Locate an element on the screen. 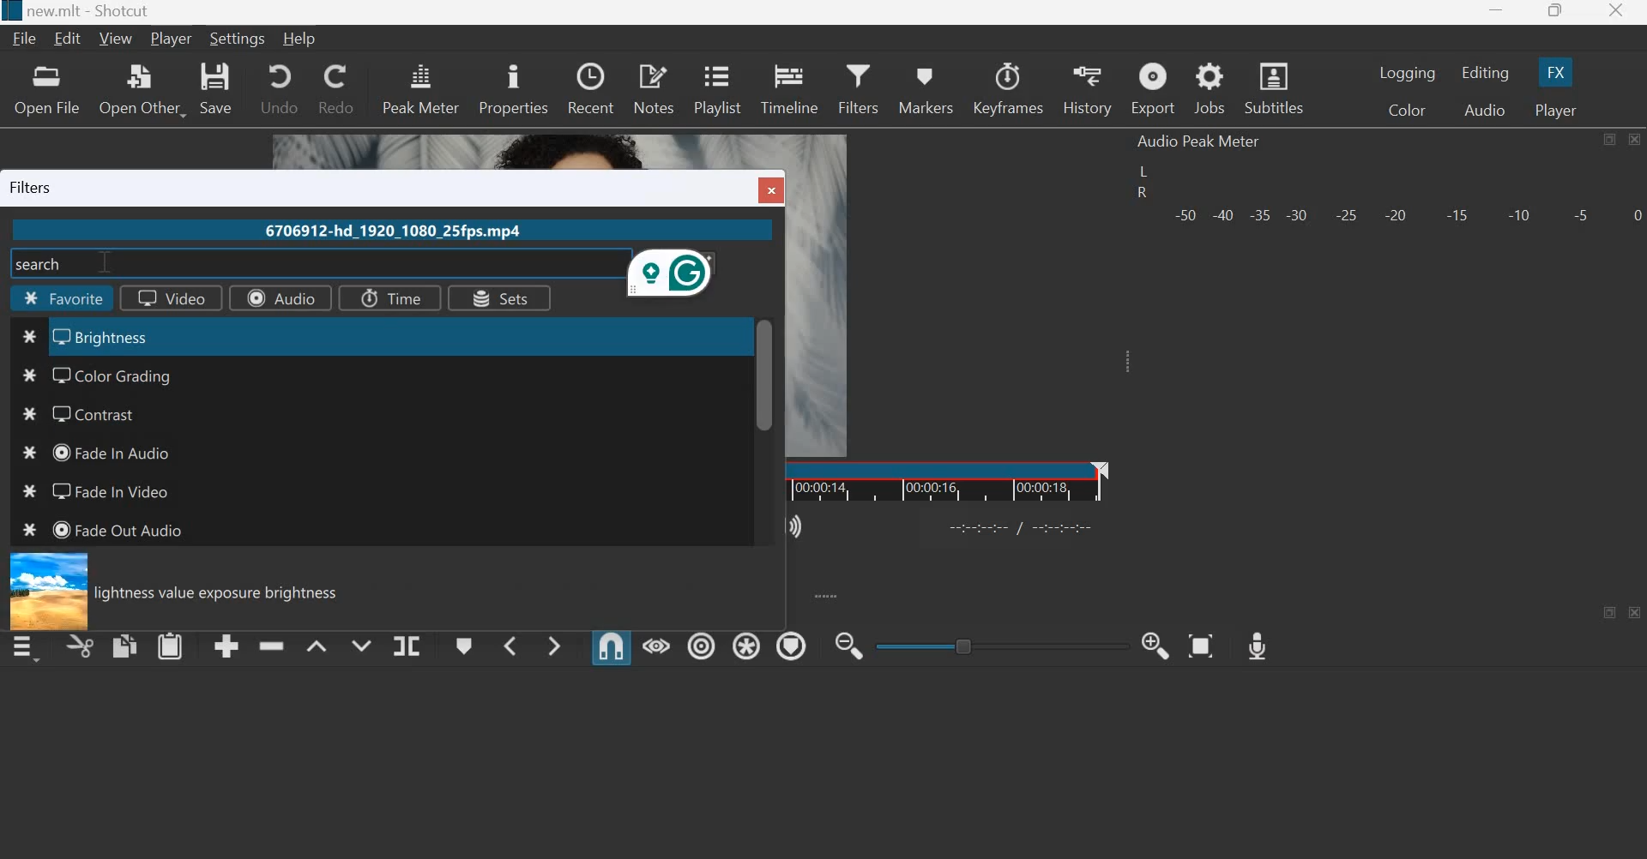 The width and height of the screenshot is (1647, 859). Audio Peak Meter is located at coordinates (1199, 141).